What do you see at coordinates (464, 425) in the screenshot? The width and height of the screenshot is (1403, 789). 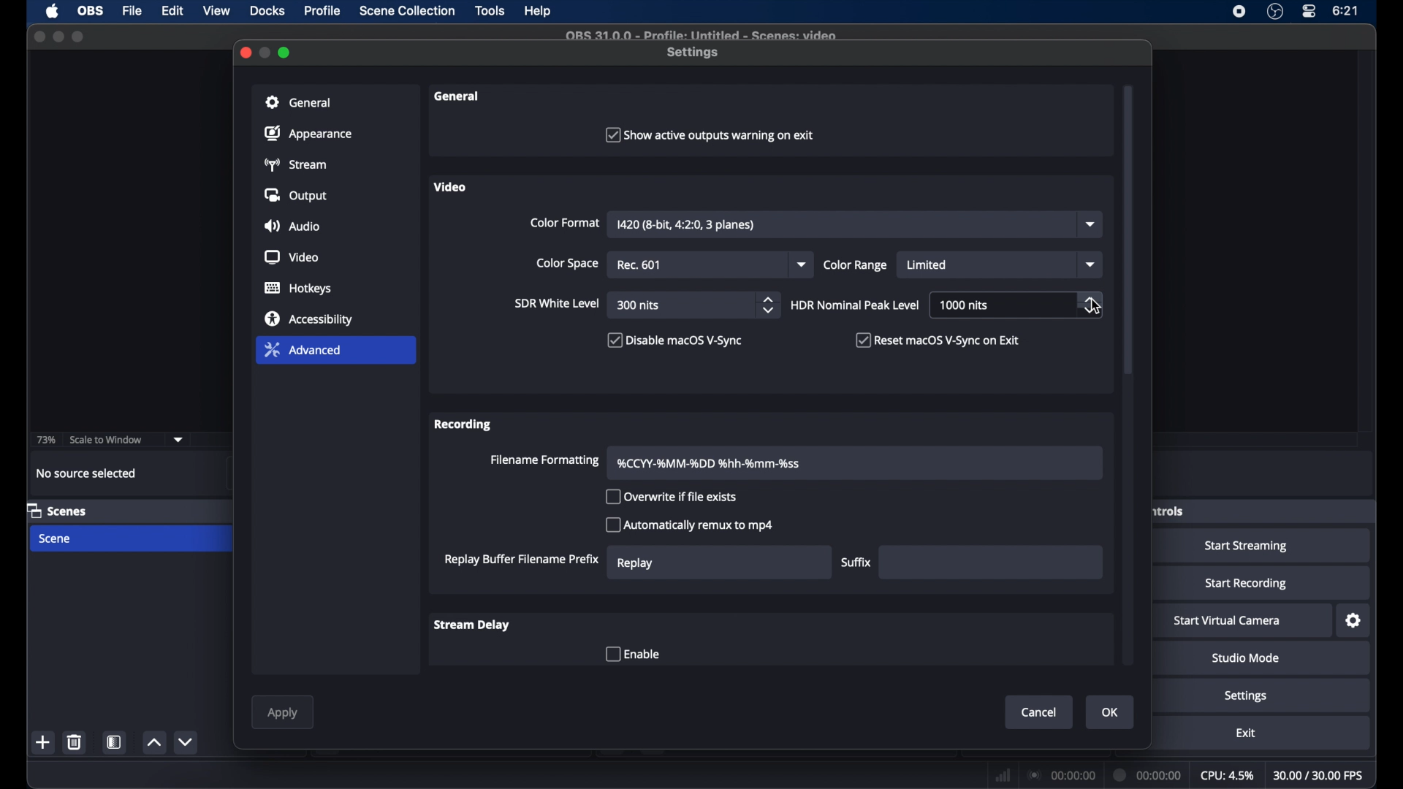 I see `recording` at bounding box center [464, 425].